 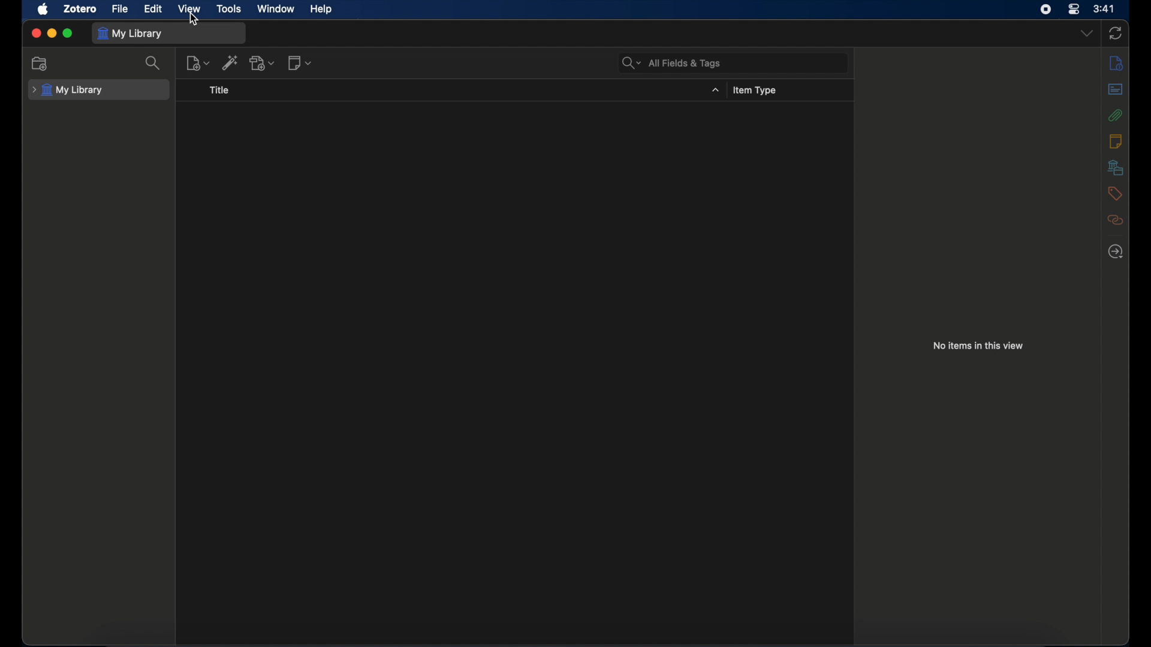 What do you see at coordinates (1115, 250) in the screenshot?
I see `locate` at bounding box center [1115, 250].